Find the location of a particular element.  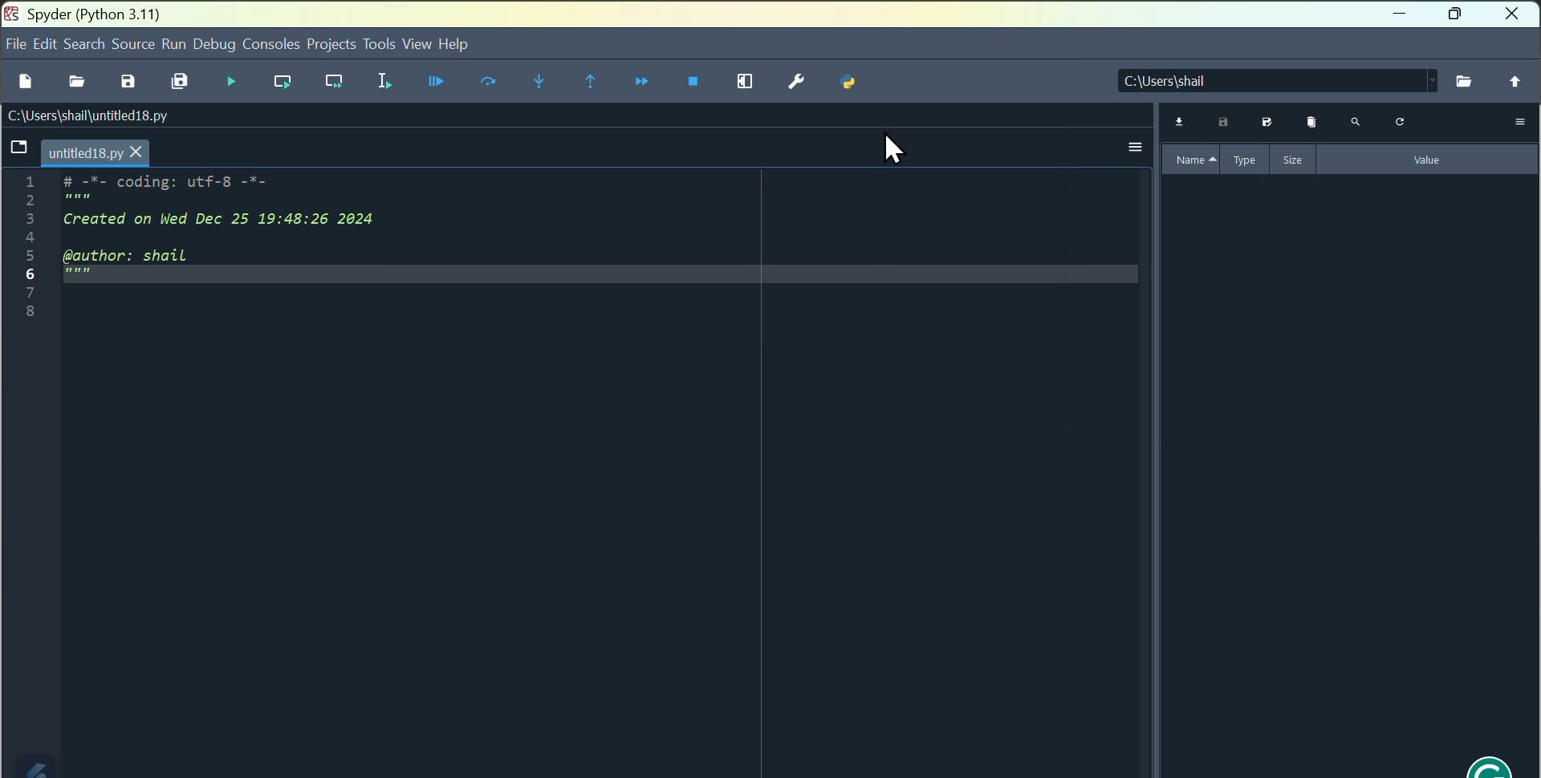

browse directory is located at coordinates (1466, 80).